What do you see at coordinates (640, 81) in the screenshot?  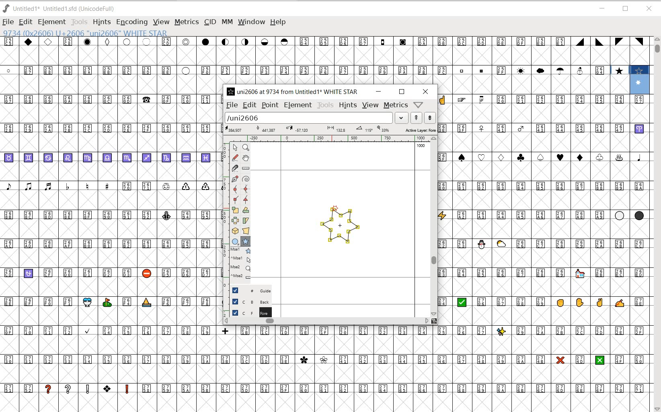 I see `glyph slot` at bounding box center [640, 81].